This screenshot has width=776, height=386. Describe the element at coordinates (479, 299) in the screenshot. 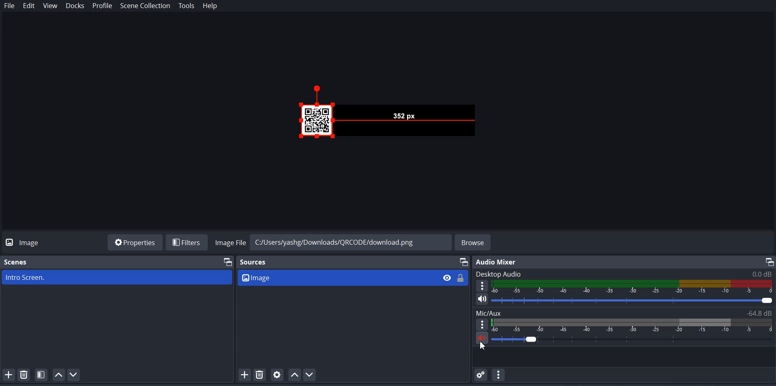

I see `Volume` at that location.